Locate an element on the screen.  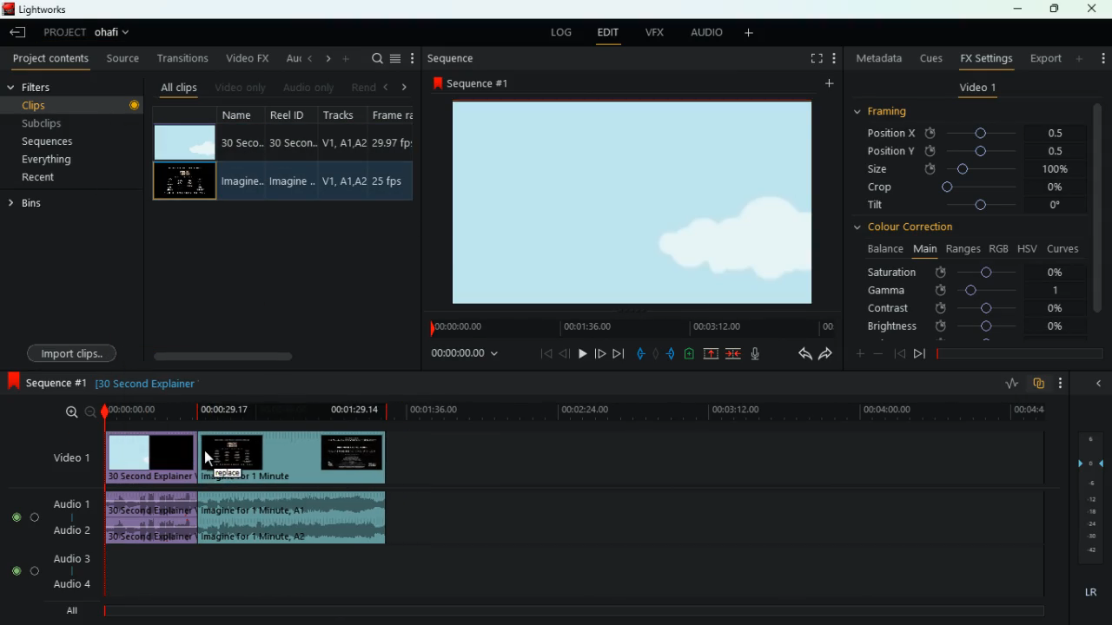
zoom is located at coordinates (78, 412).